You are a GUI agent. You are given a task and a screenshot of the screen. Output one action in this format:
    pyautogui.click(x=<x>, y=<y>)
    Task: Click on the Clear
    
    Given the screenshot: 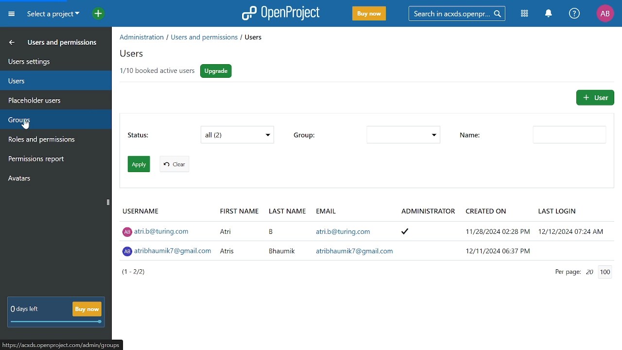 What is the action you would take?
    pyautogui.click(x=174, y=164)
    